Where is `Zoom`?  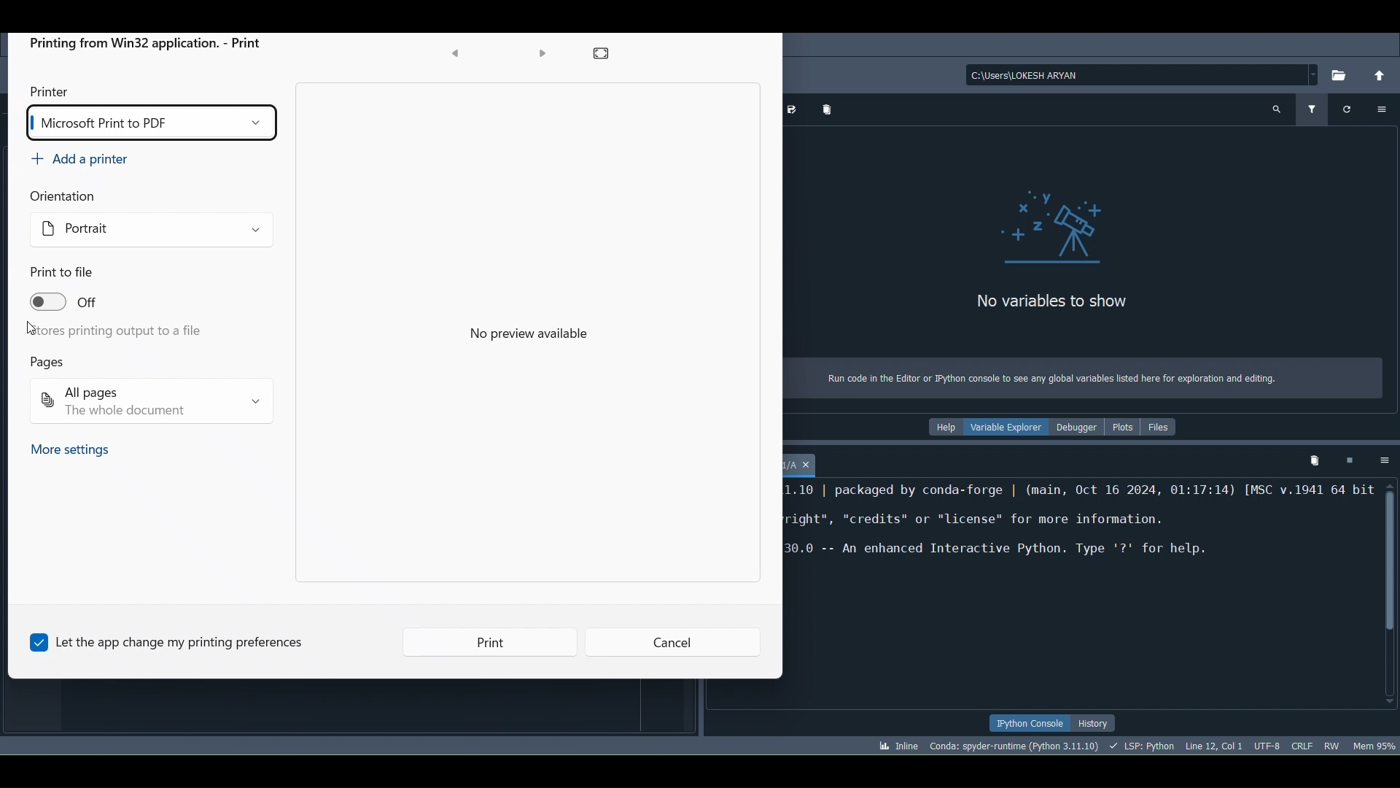
Zoom is located at coordinates (607, 56).